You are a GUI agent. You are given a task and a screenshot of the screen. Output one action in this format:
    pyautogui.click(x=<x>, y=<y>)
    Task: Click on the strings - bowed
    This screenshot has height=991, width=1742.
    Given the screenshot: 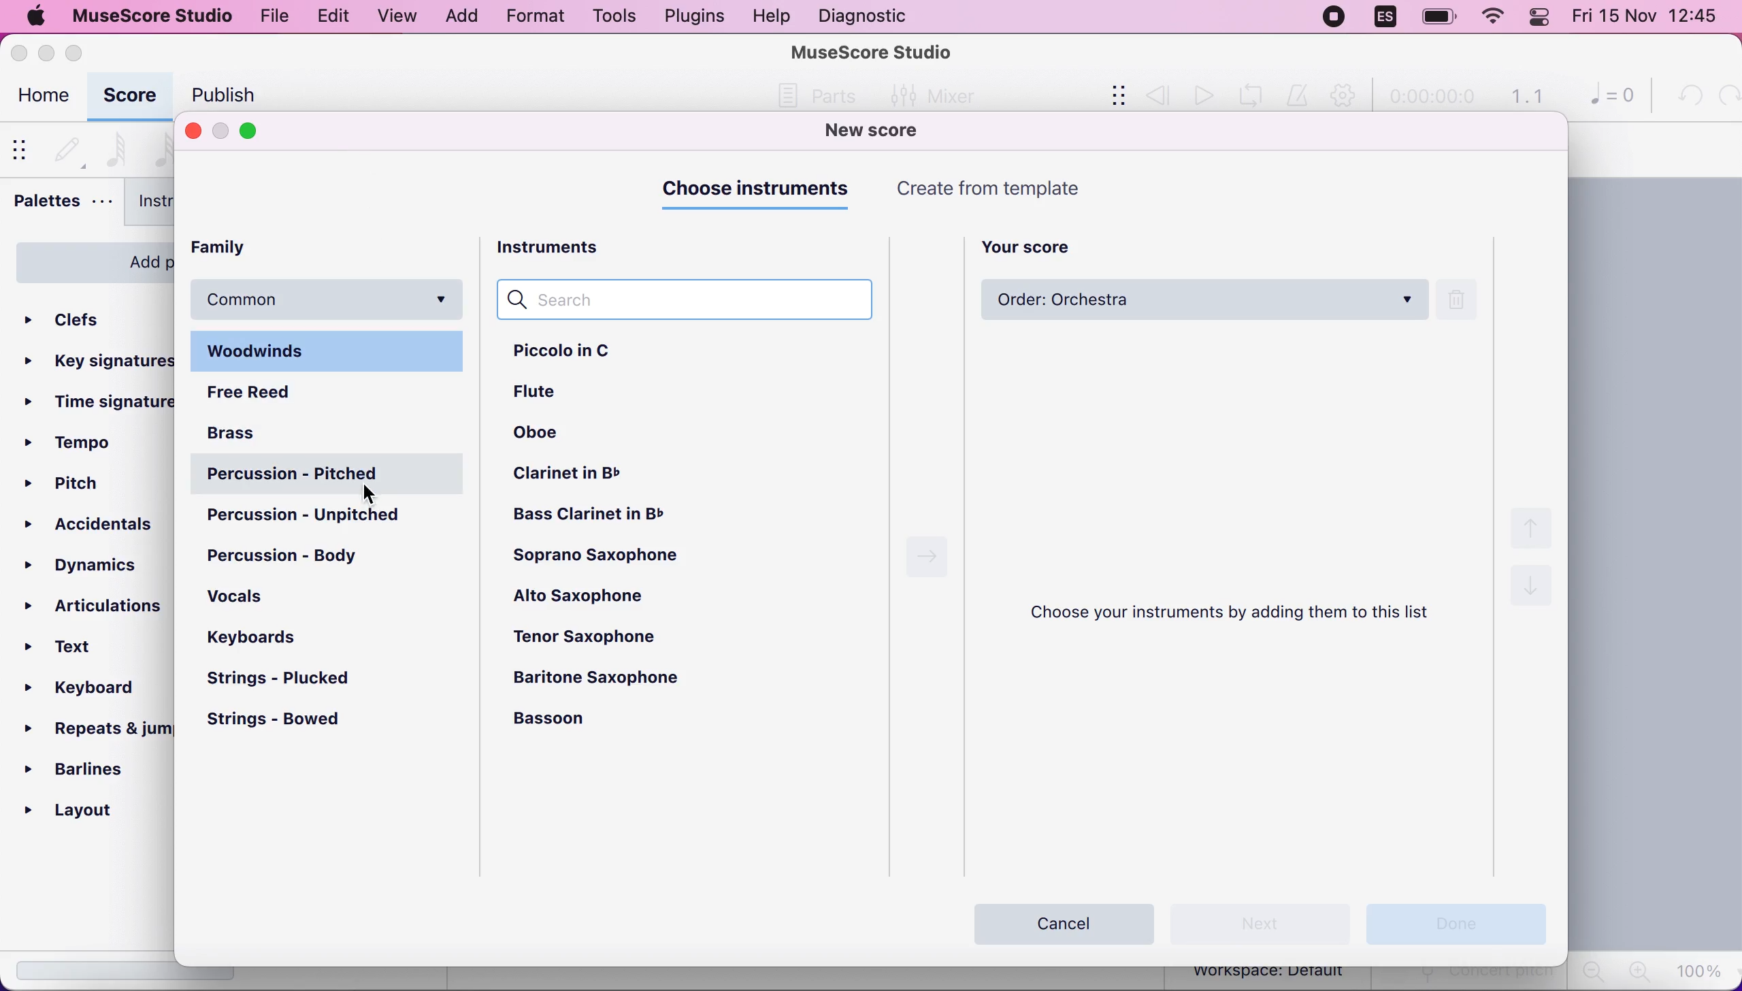 What is the action you would take?
    pyautogui.click(x=287, y=721)
    